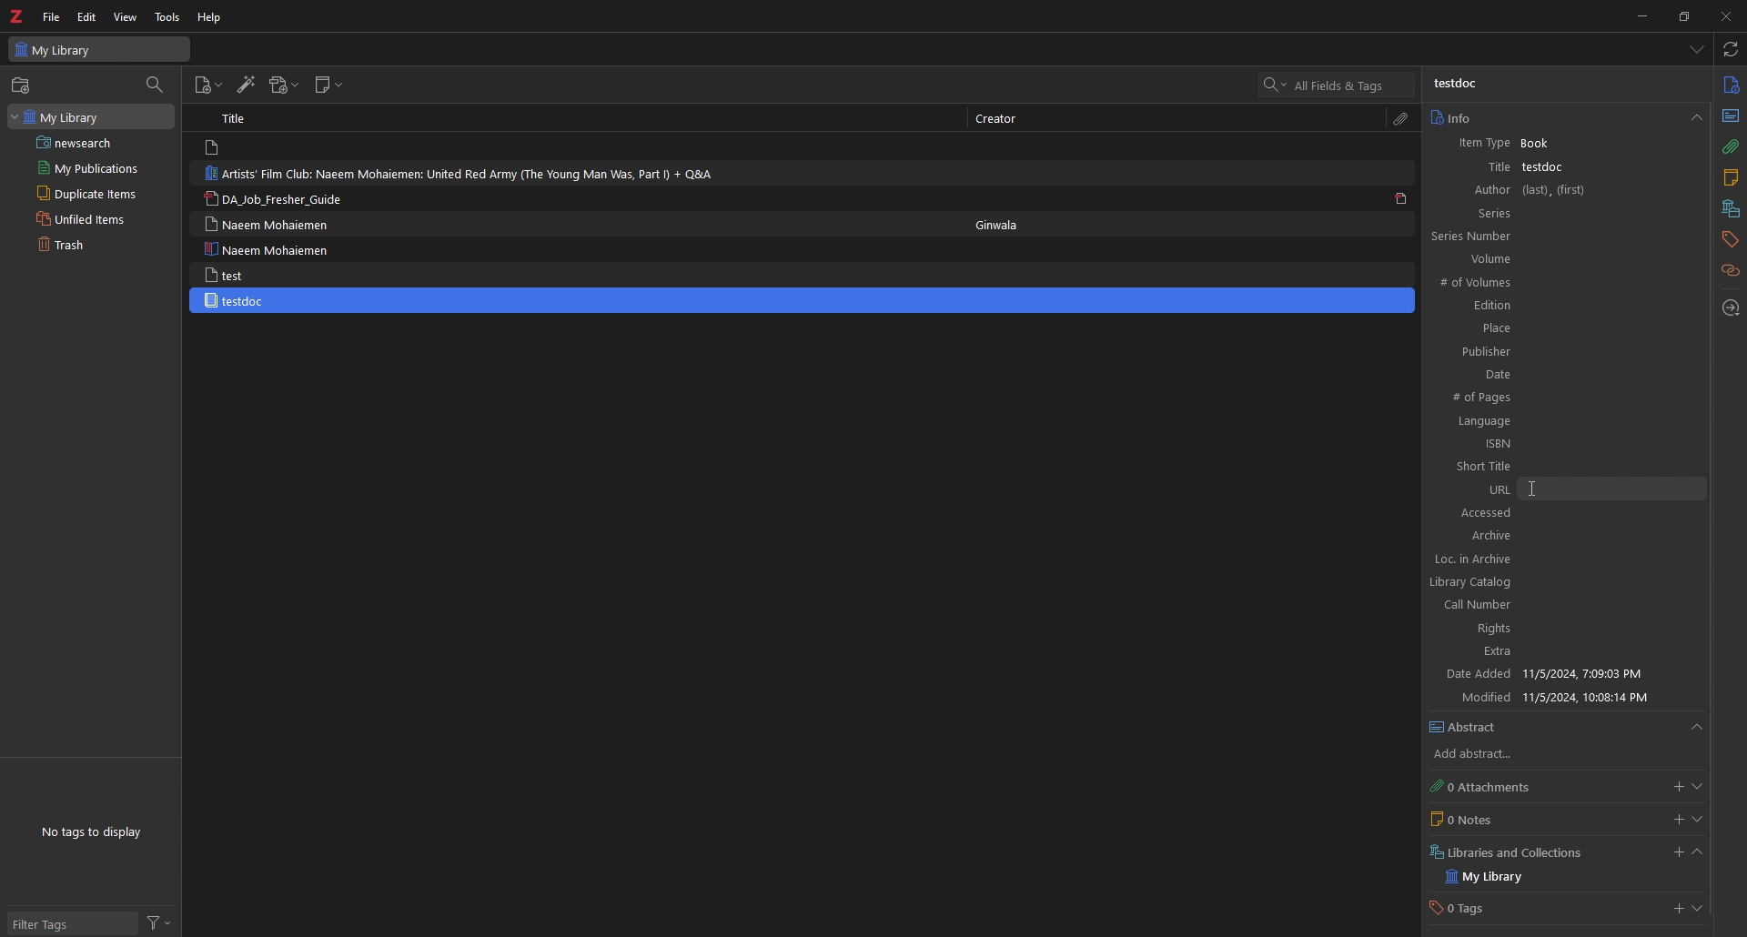  Describe the element at coordinates (242, 118) in the screenshot. I see `Title` at that location.